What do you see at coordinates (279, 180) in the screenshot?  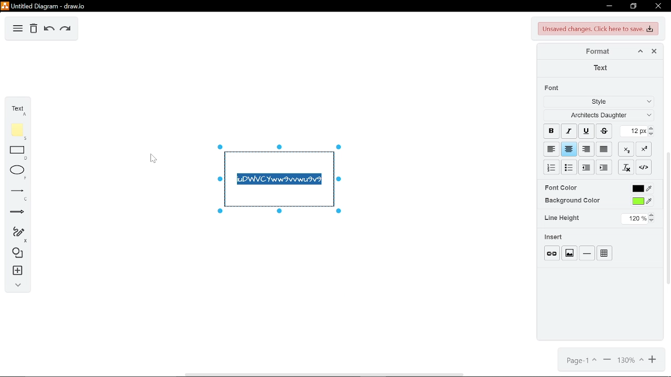 I see `iuDWVCYww9vvwu9v9` at bounding box center [279, 180].